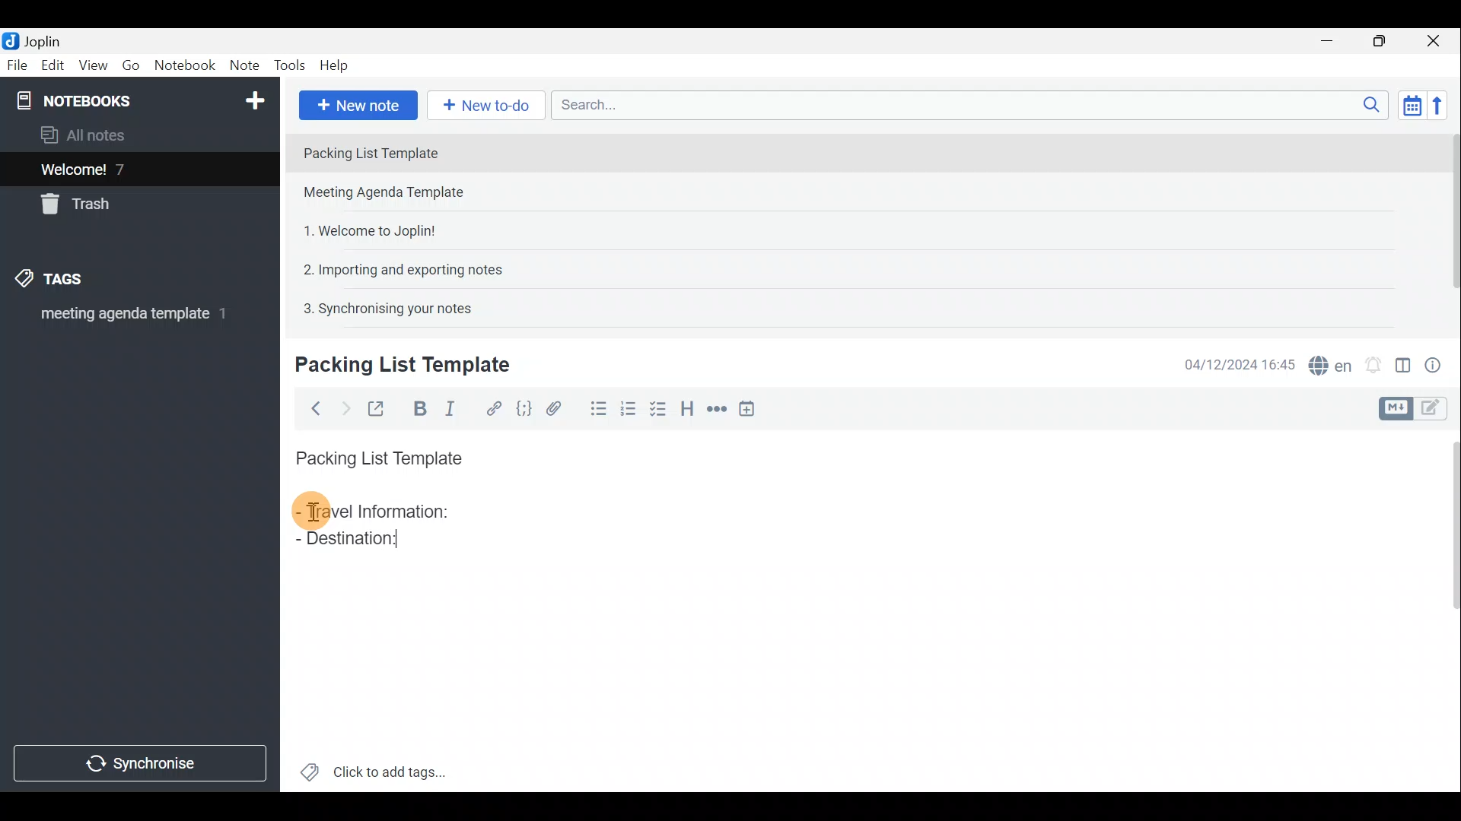 The image size is (1461, 821). What do you see at coordinates (487, 106) in the screenshot?
I see `New to-do` at bounding box center [487, 106].